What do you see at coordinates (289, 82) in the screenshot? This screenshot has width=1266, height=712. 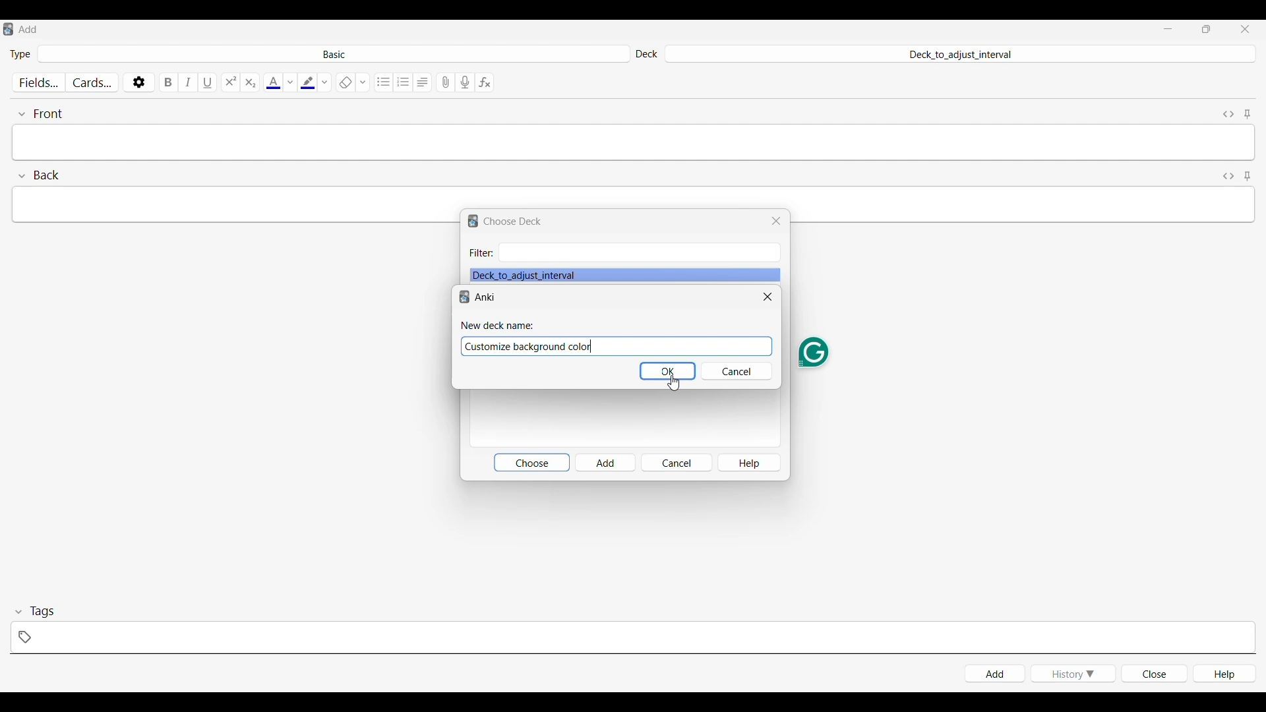 I see `Text color options` at bounding box center [289, 82].